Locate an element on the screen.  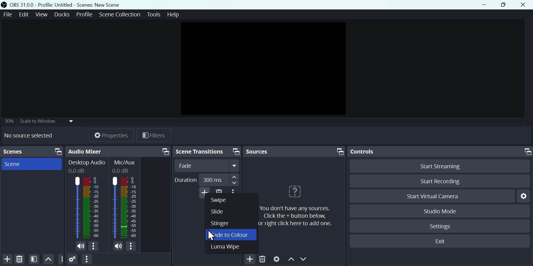
Delete is located at coordinates (19, 259).